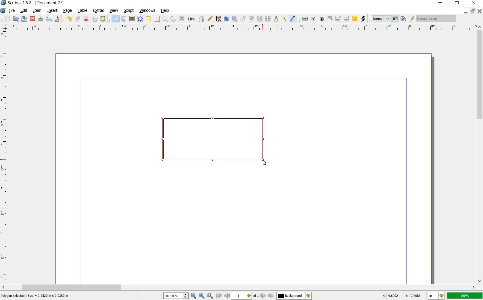 The image size is (483, 300). I want to click on shape created, so click(213, 141).